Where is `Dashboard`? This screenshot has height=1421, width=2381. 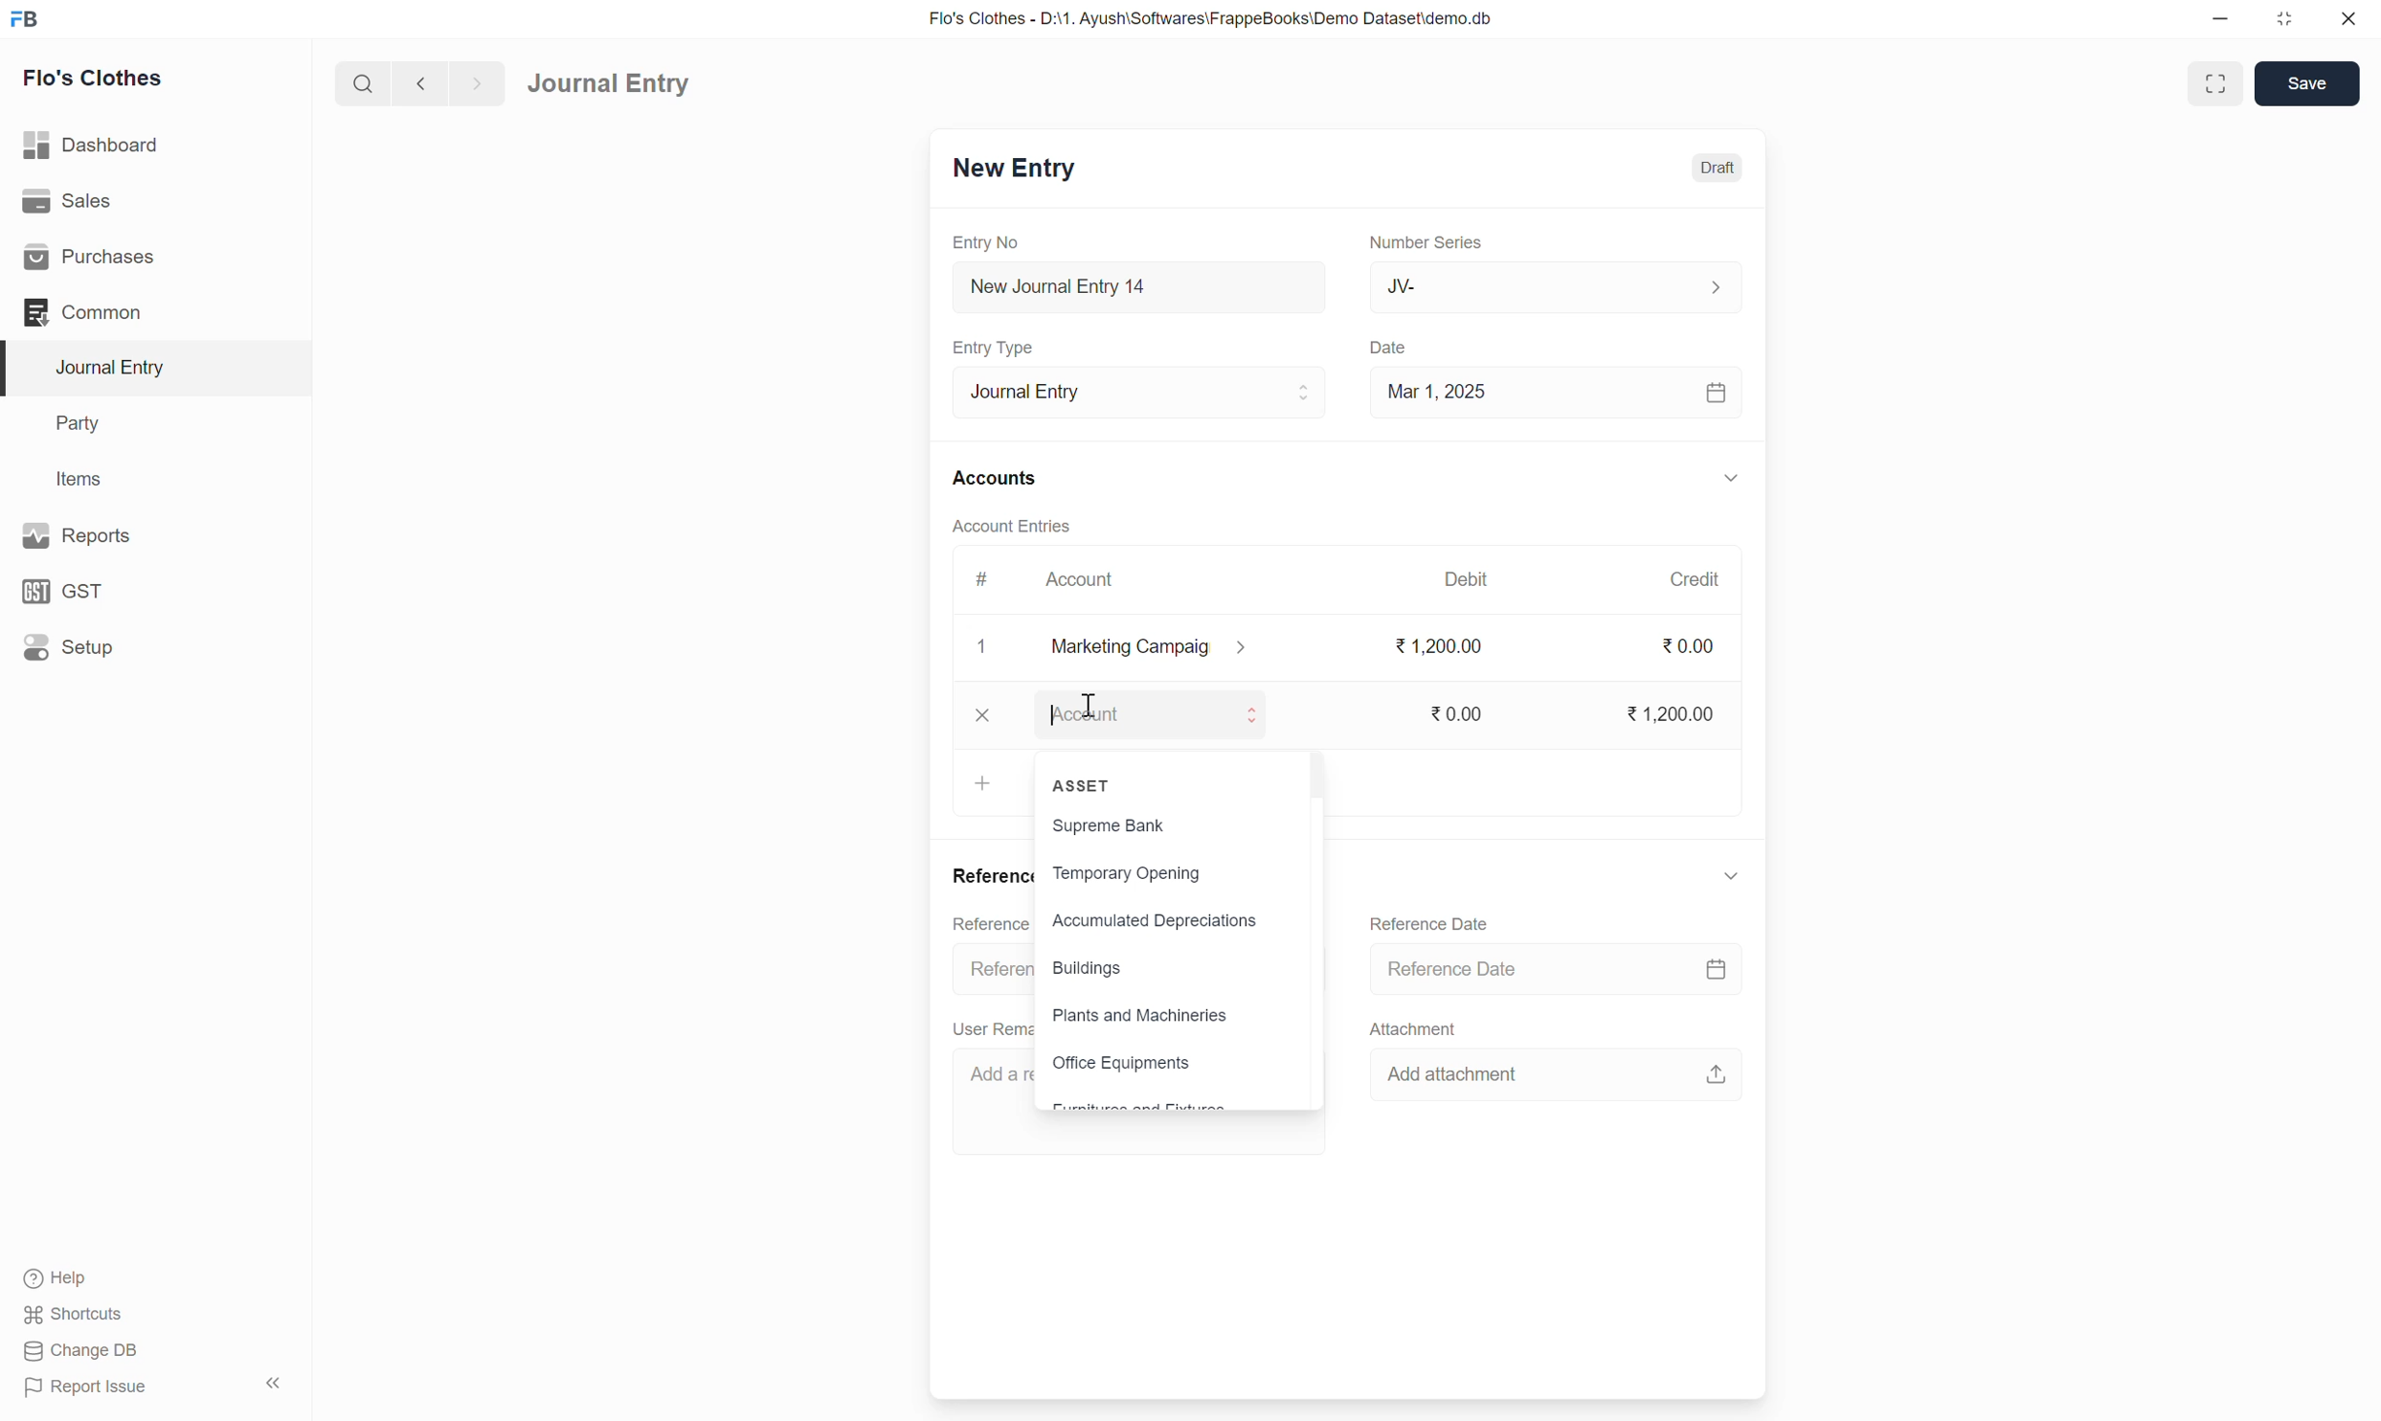 Dashboard is located at coordinates (93, 144).